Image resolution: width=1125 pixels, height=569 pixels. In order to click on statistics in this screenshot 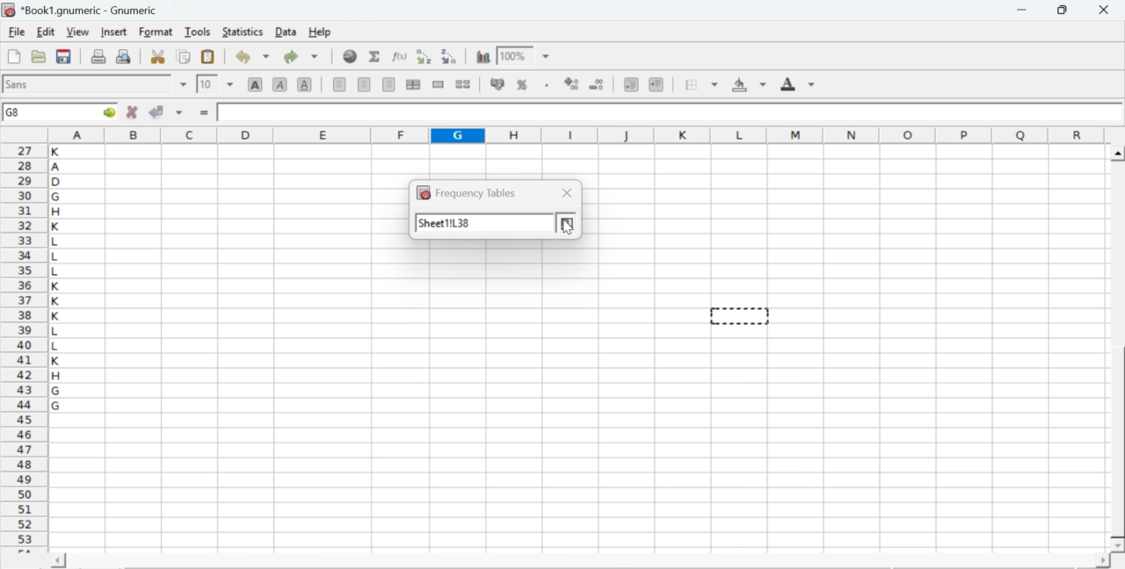, I will do `click(241, 32)`.